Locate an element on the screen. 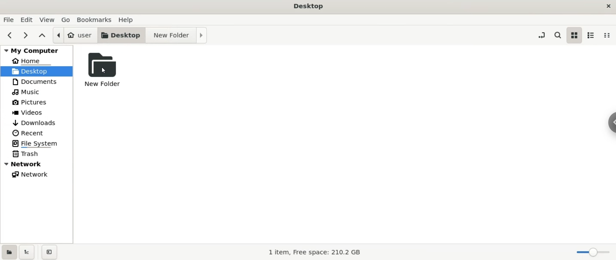  icon view  is located at coordinates (573, 35).